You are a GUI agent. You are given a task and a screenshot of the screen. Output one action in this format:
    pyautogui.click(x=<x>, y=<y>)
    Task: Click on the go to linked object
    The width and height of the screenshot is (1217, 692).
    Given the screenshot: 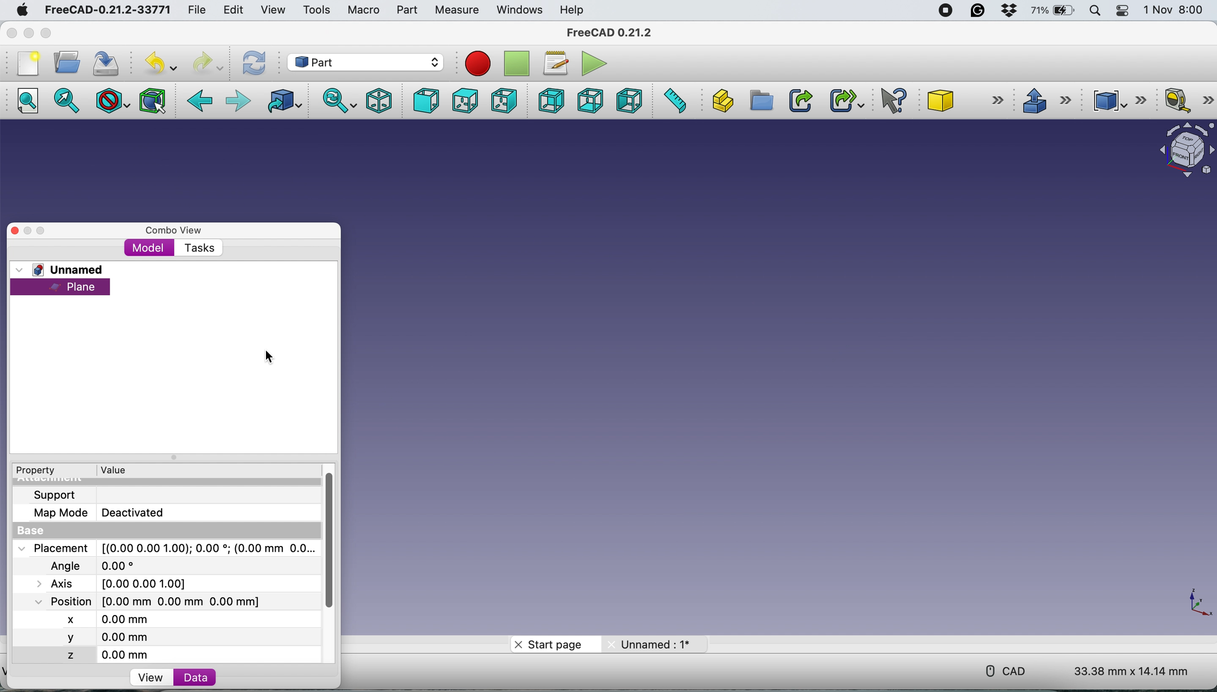 What is the action you would take?
    pyautogui.click(x=282, y=101)
    